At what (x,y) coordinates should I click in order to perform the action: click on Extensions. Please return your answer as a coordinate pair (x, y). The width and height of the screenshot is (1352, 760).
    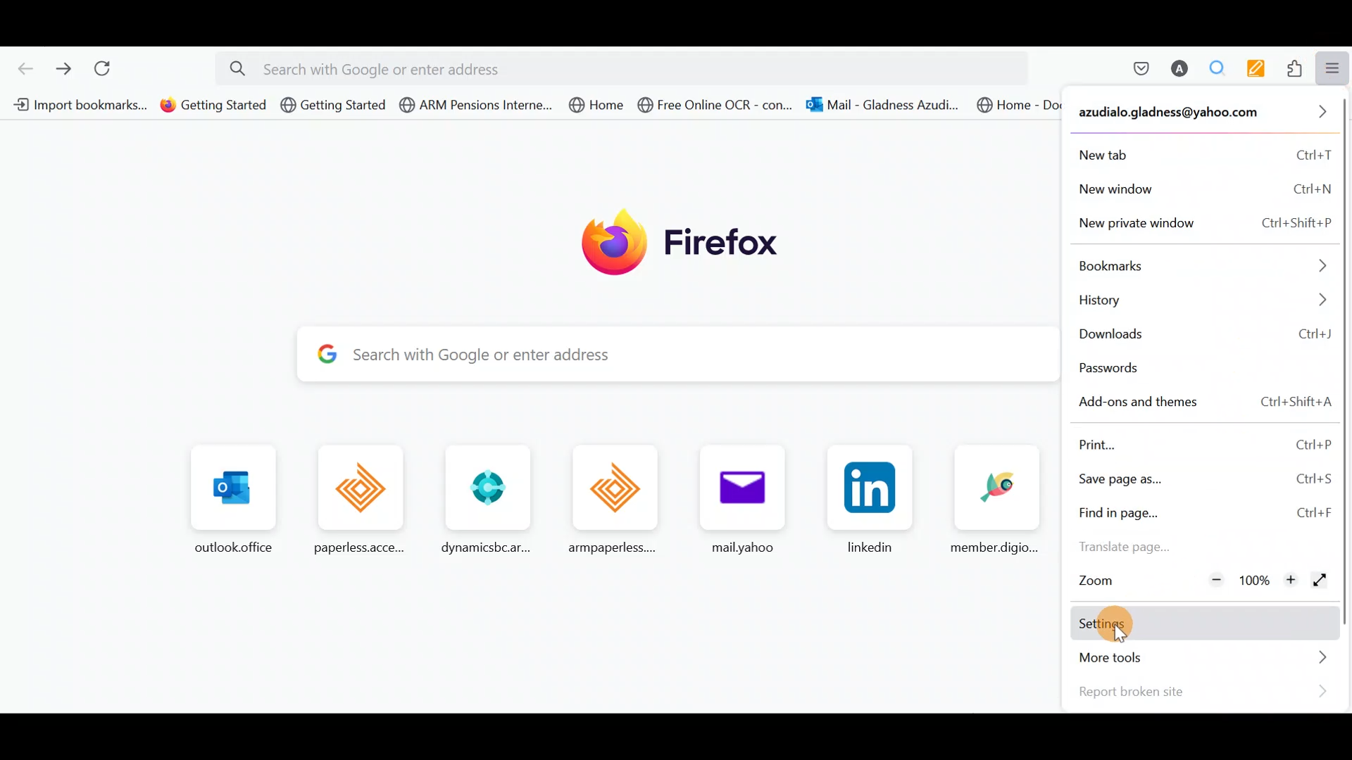
    Looking at the image, I should click on (1291, 69).